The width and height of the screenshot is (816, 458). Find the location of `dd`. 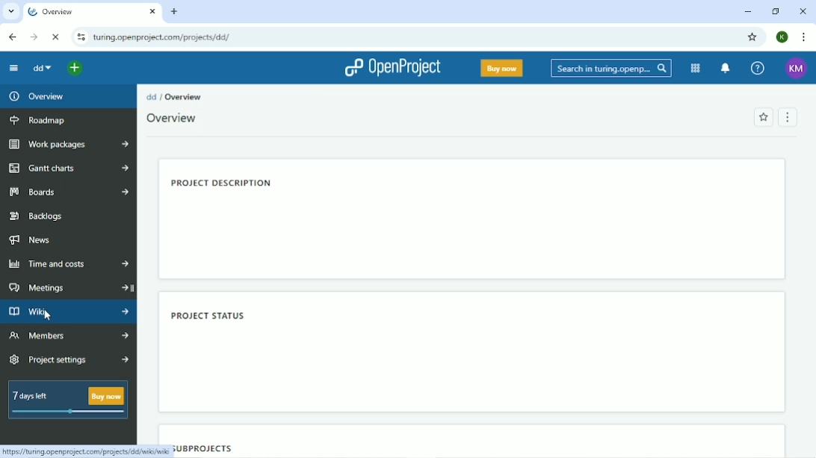

dd is located at coordinates (152, 96).